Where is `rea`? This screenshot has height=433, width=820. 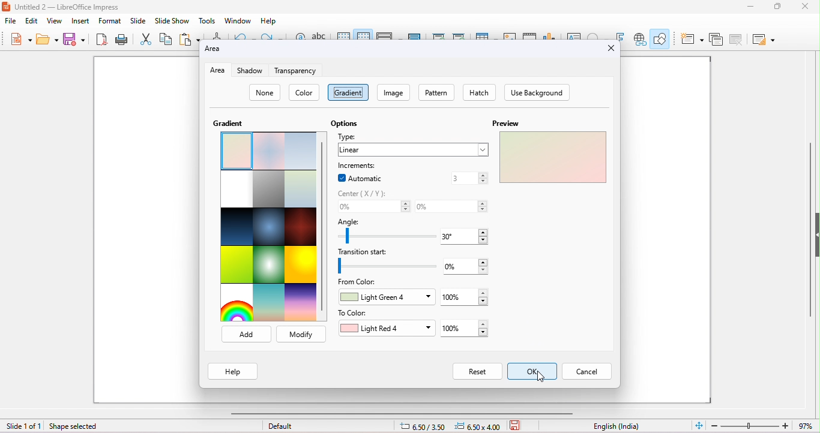
rea is located at coordinates (217, 71).